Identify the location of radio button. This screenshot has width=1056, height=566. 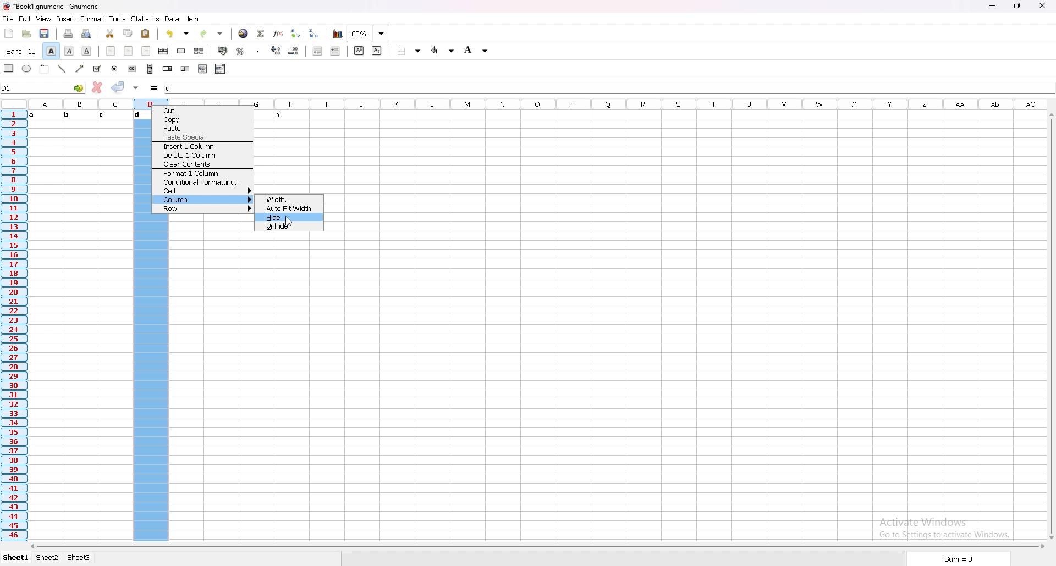
(115, 69).